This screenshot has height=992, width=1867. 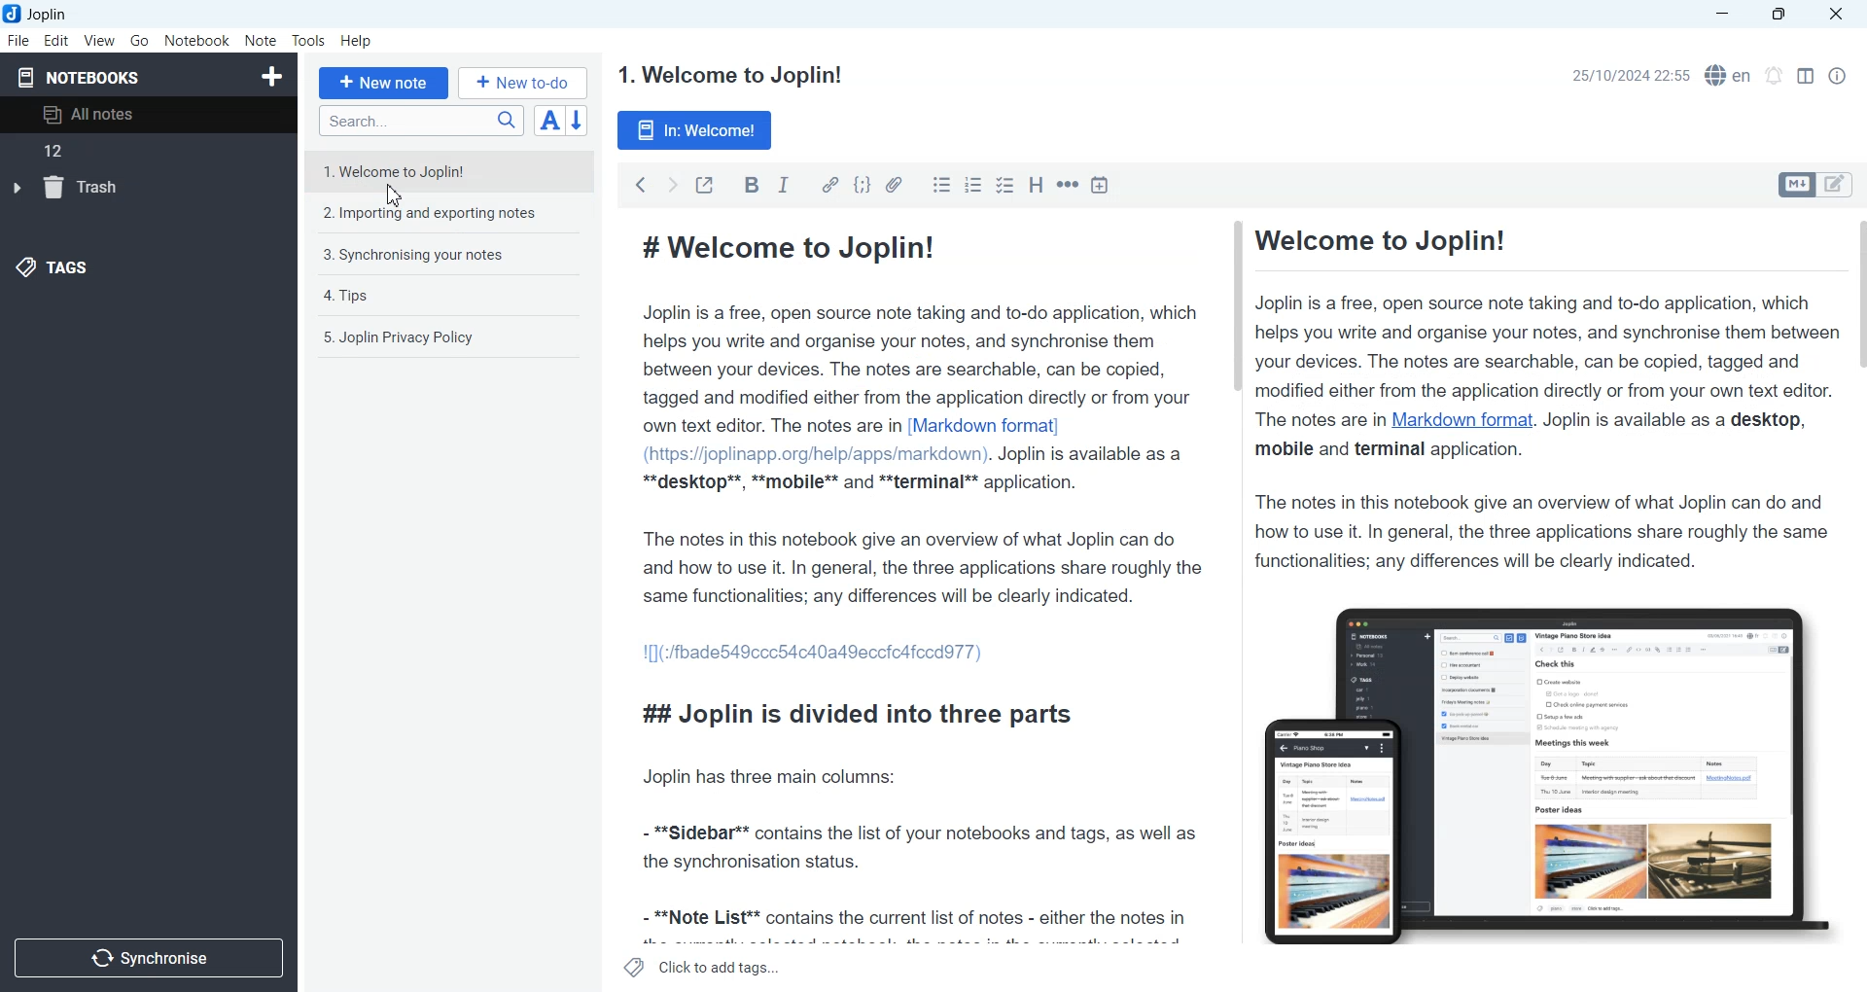 What do you see at coordinates (752, 185) in the screenshot?
I see `Bold` at bounding box center [752, 185].